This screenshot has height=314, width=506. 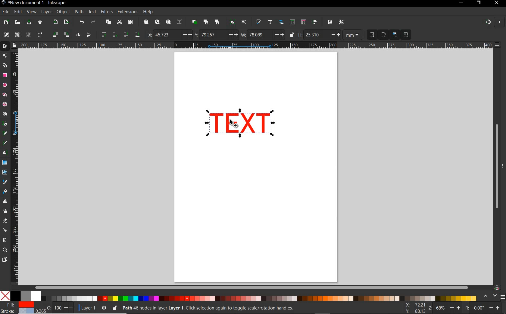 What do you see at coordinates (5, 134) in the screenshot?
I see `PENCIL TOOL` at bounding box center [5, 134].